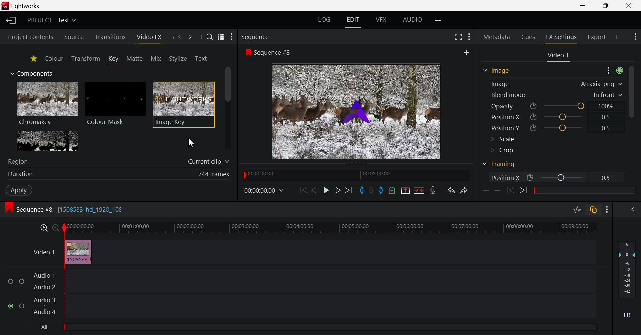 This screenshot has height=335, width=641. What do you see at coordinates (193, 142) in the screenshot?
I see `Cursor Position AFTER_LAST_ACTION` at bounding box center [193, 142].